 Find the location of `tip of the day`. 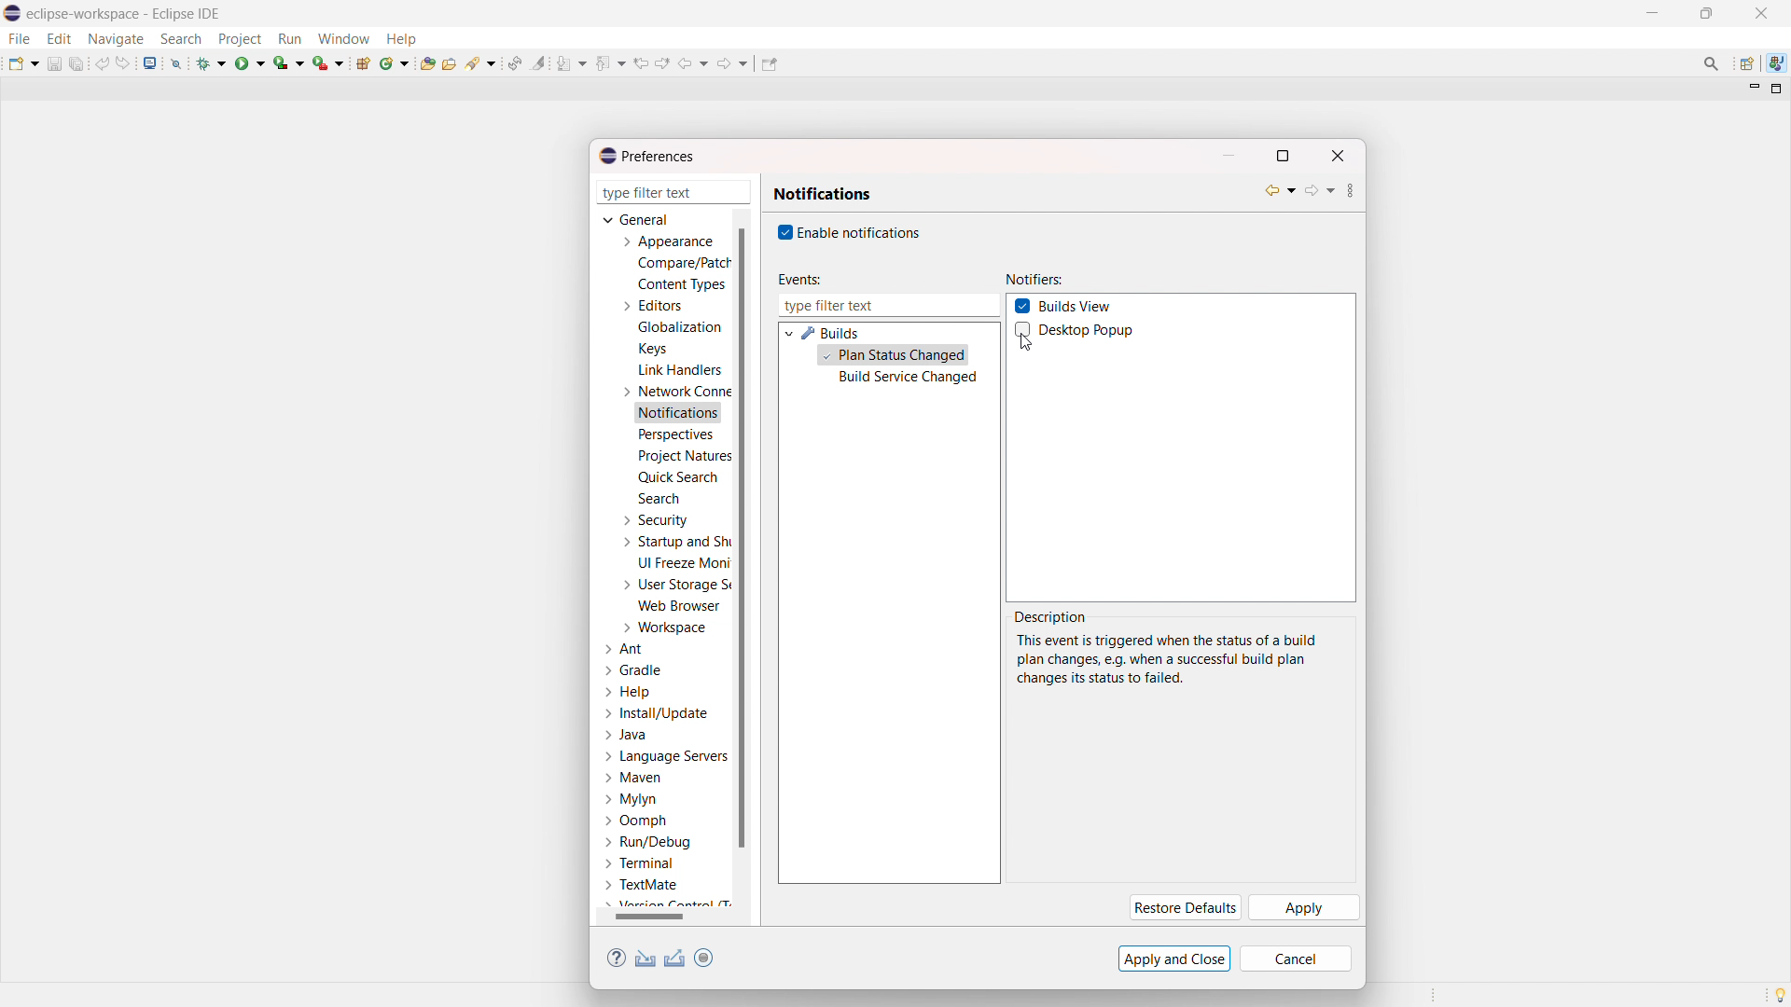

tip of the day is located at coordinates (1780, 994).